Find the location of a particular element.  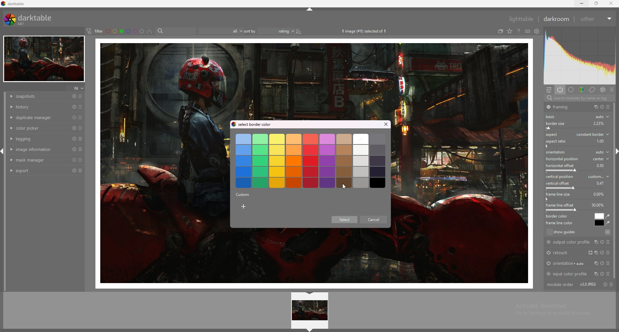

mask manager is located at coordinates (39, 160).